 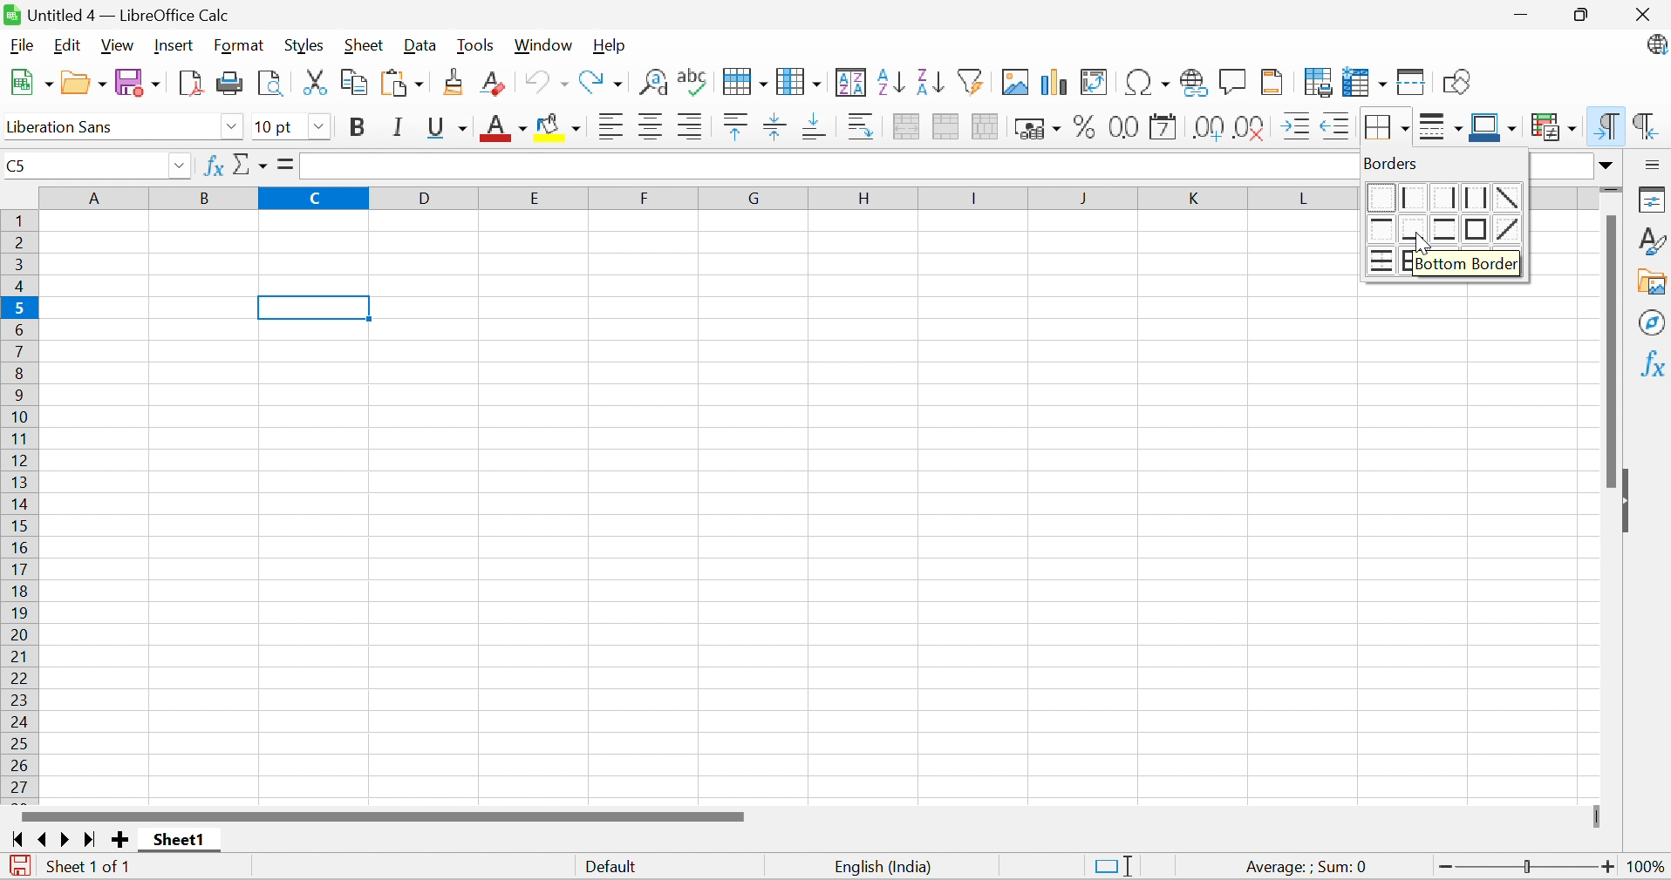 What do you see at coordinates (1385, 229) in the screenshot?
I see `Top border` at bounding box center [1385, 229].